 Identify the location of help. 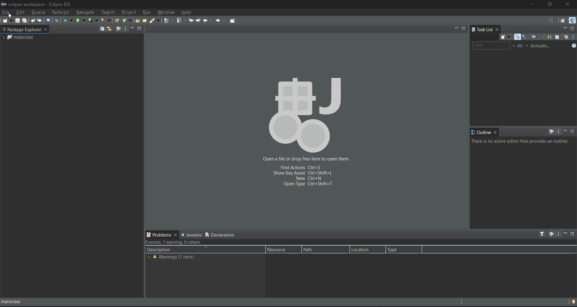
(186, 13).